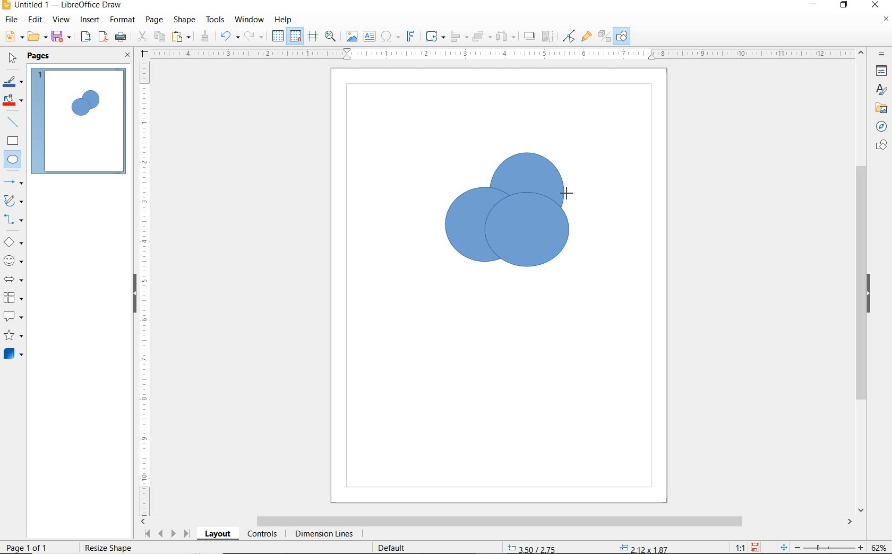  I want to click on CONTROLS, so click(263, 535).